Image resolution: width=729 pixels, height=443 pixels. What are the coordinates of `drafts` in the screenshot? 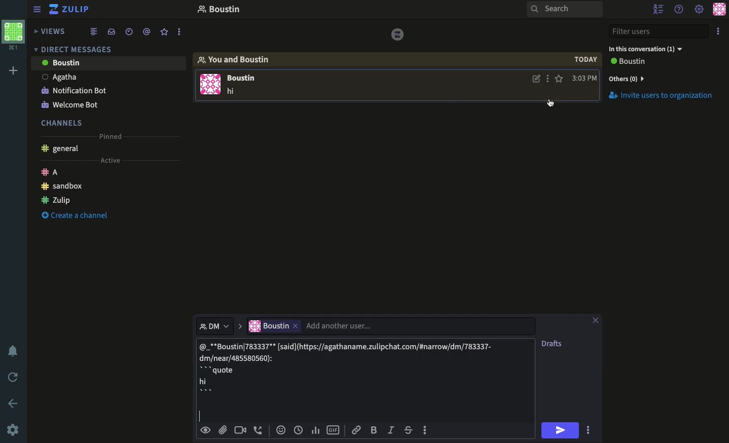 It's located at (553, 344).